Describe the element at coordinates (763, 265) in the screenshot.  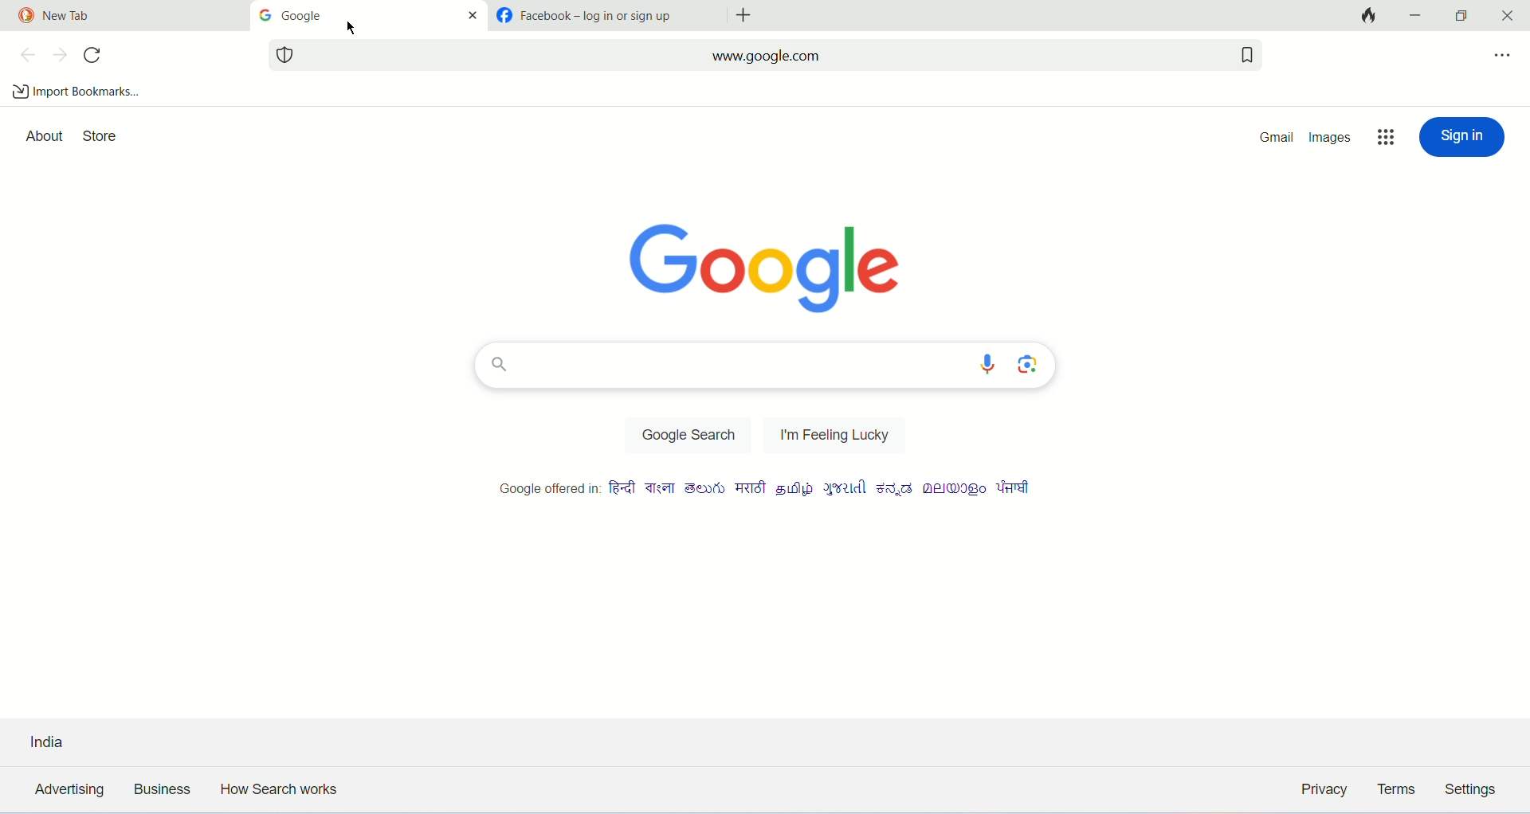
I see `Google` at that location.